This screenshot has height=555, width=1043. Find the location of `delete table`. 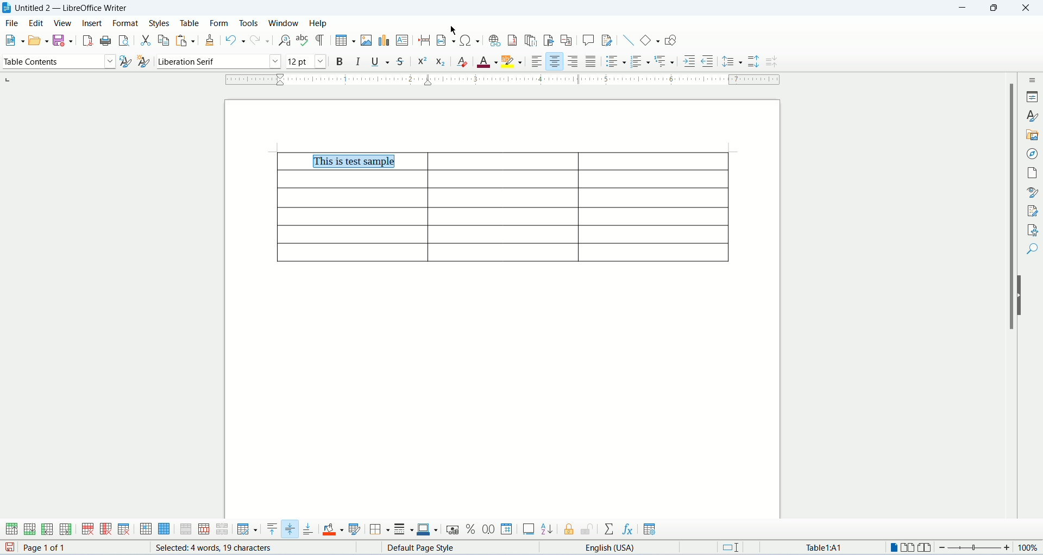

delete table is located at coordinates (124, 528).